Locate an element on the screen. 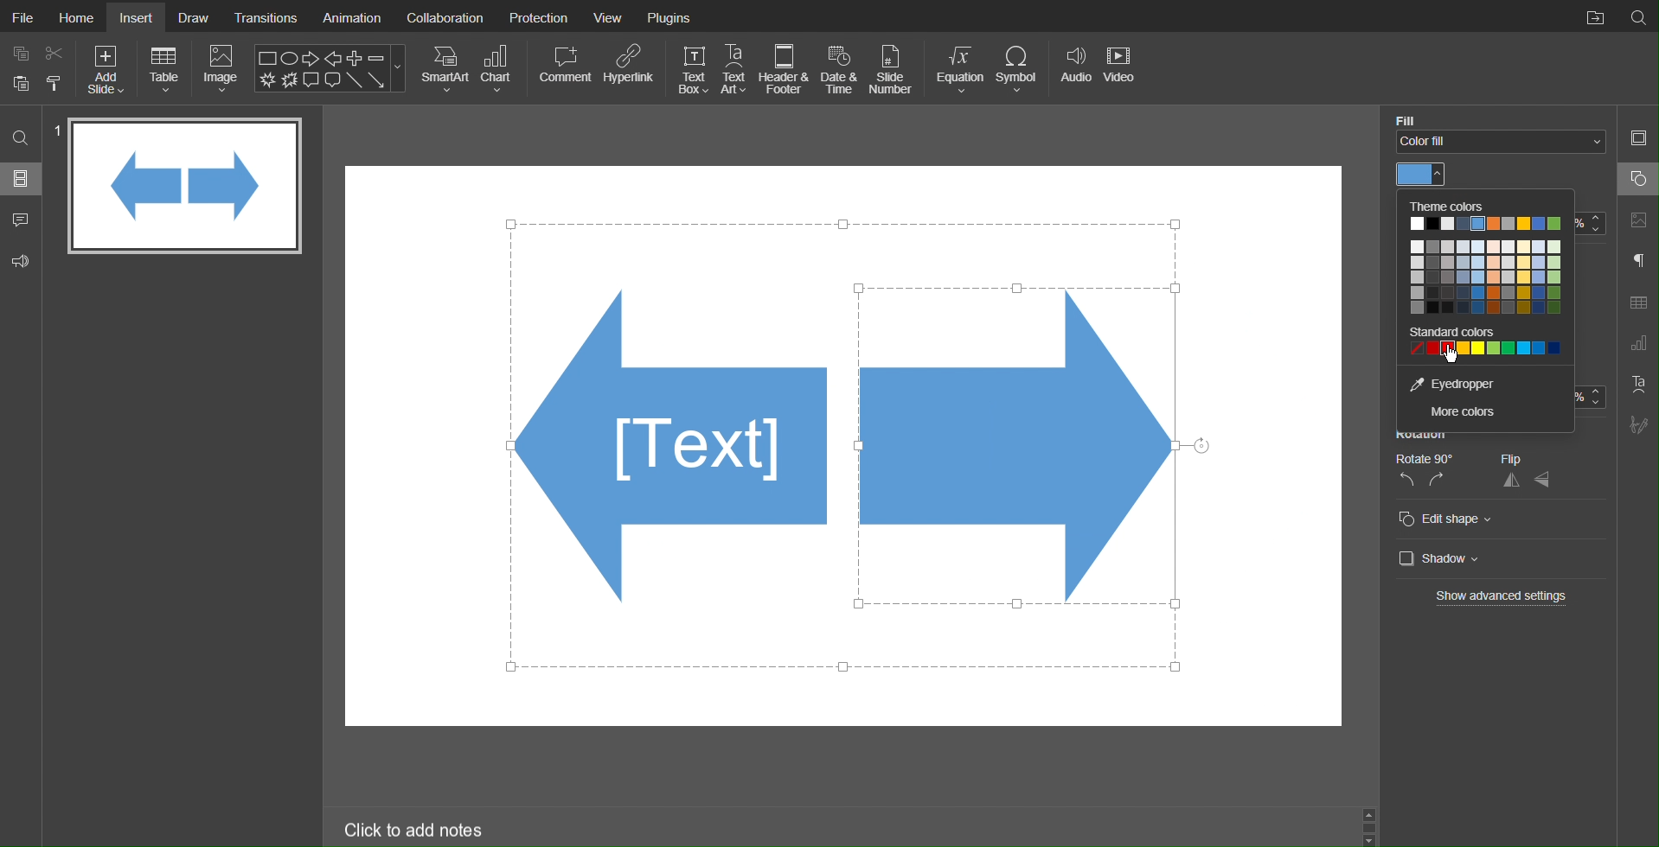  Symbol is located at coordinates (1017, 68).